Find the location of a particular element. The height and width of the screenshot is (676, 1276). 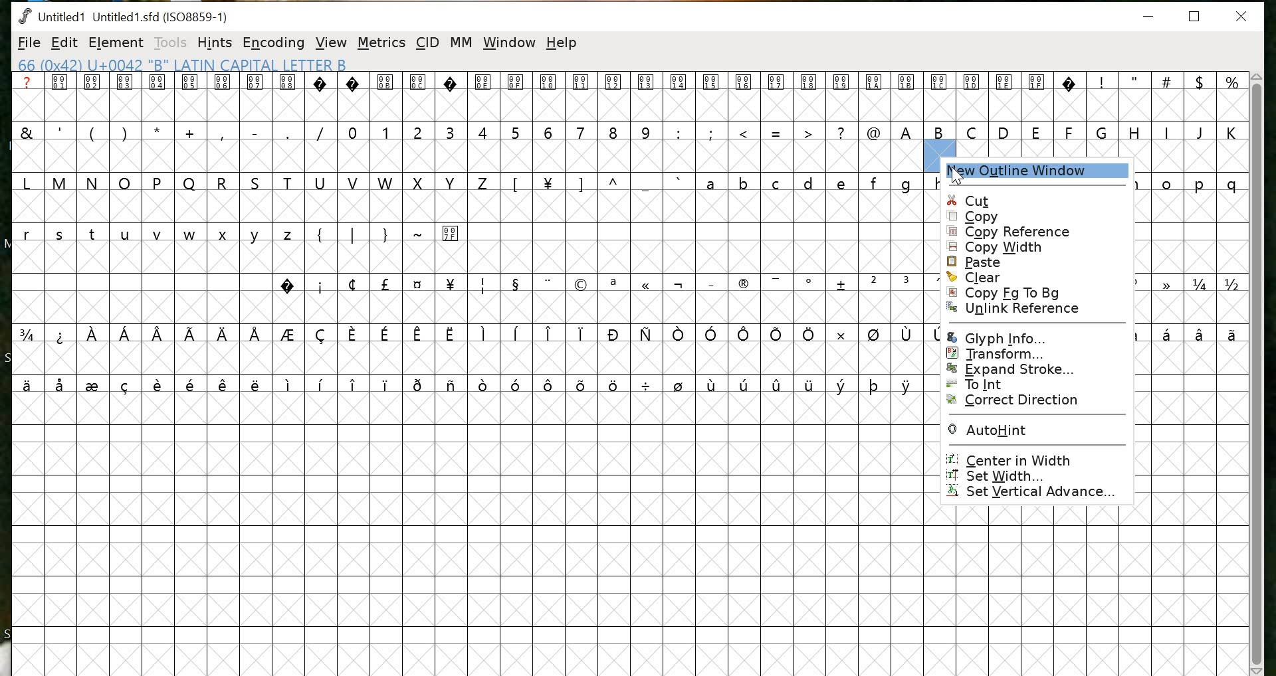

unlink reference is located at coordinates (1038, 313).